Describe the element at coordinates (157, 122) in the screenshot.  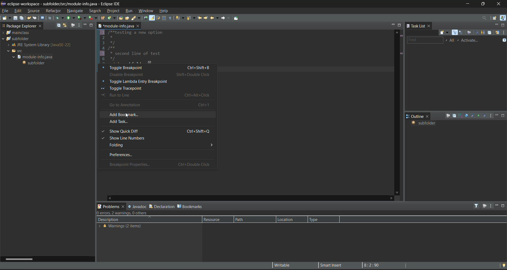
I see `add task` at that location.